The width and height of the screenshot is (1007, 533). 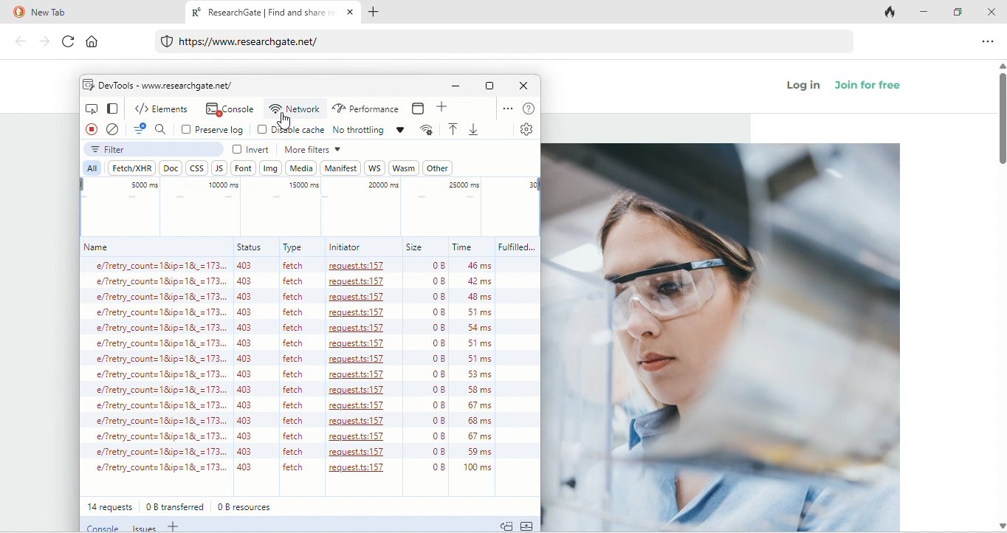 I want to click on forward, so click(x=43, y=41).